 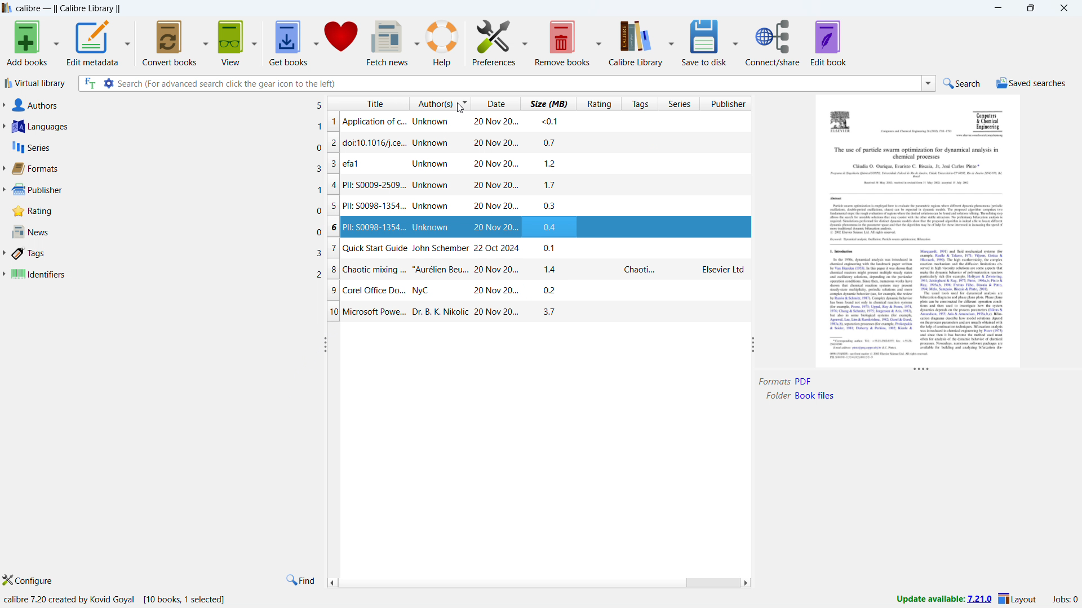 I want to click on 7, so click(x=334, y=249).